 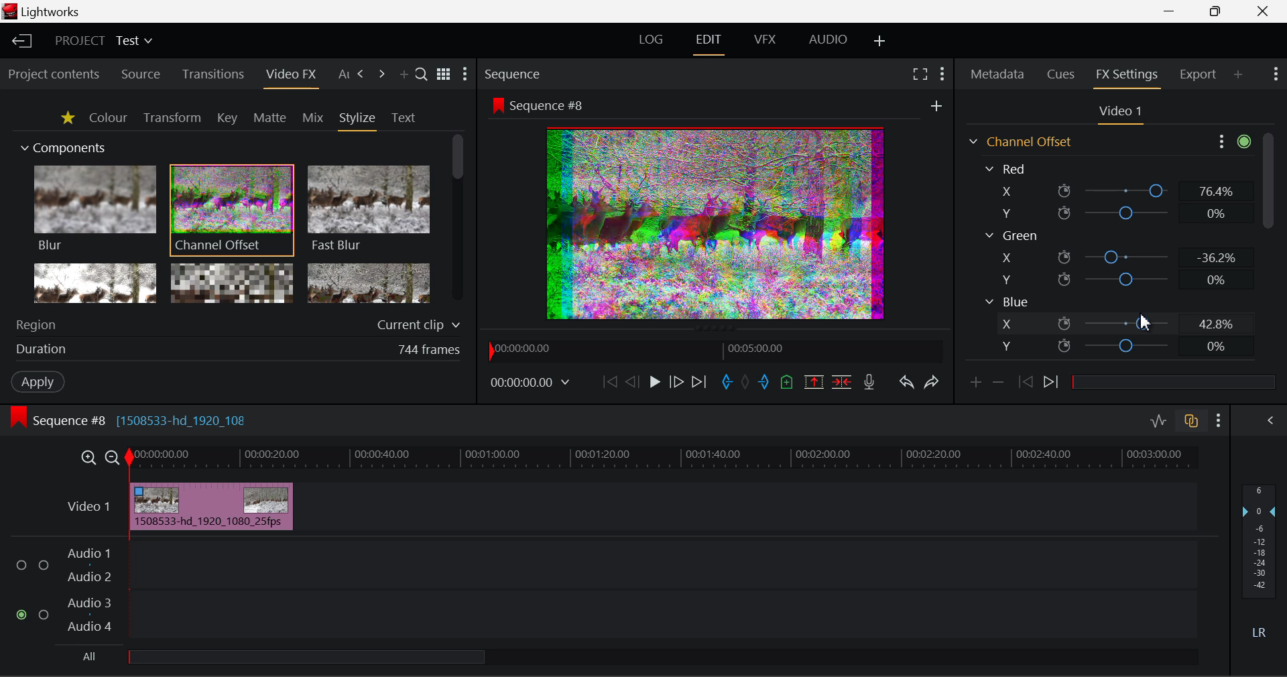 I want to click on Edit Layout Open, so click(x=709, y=44).